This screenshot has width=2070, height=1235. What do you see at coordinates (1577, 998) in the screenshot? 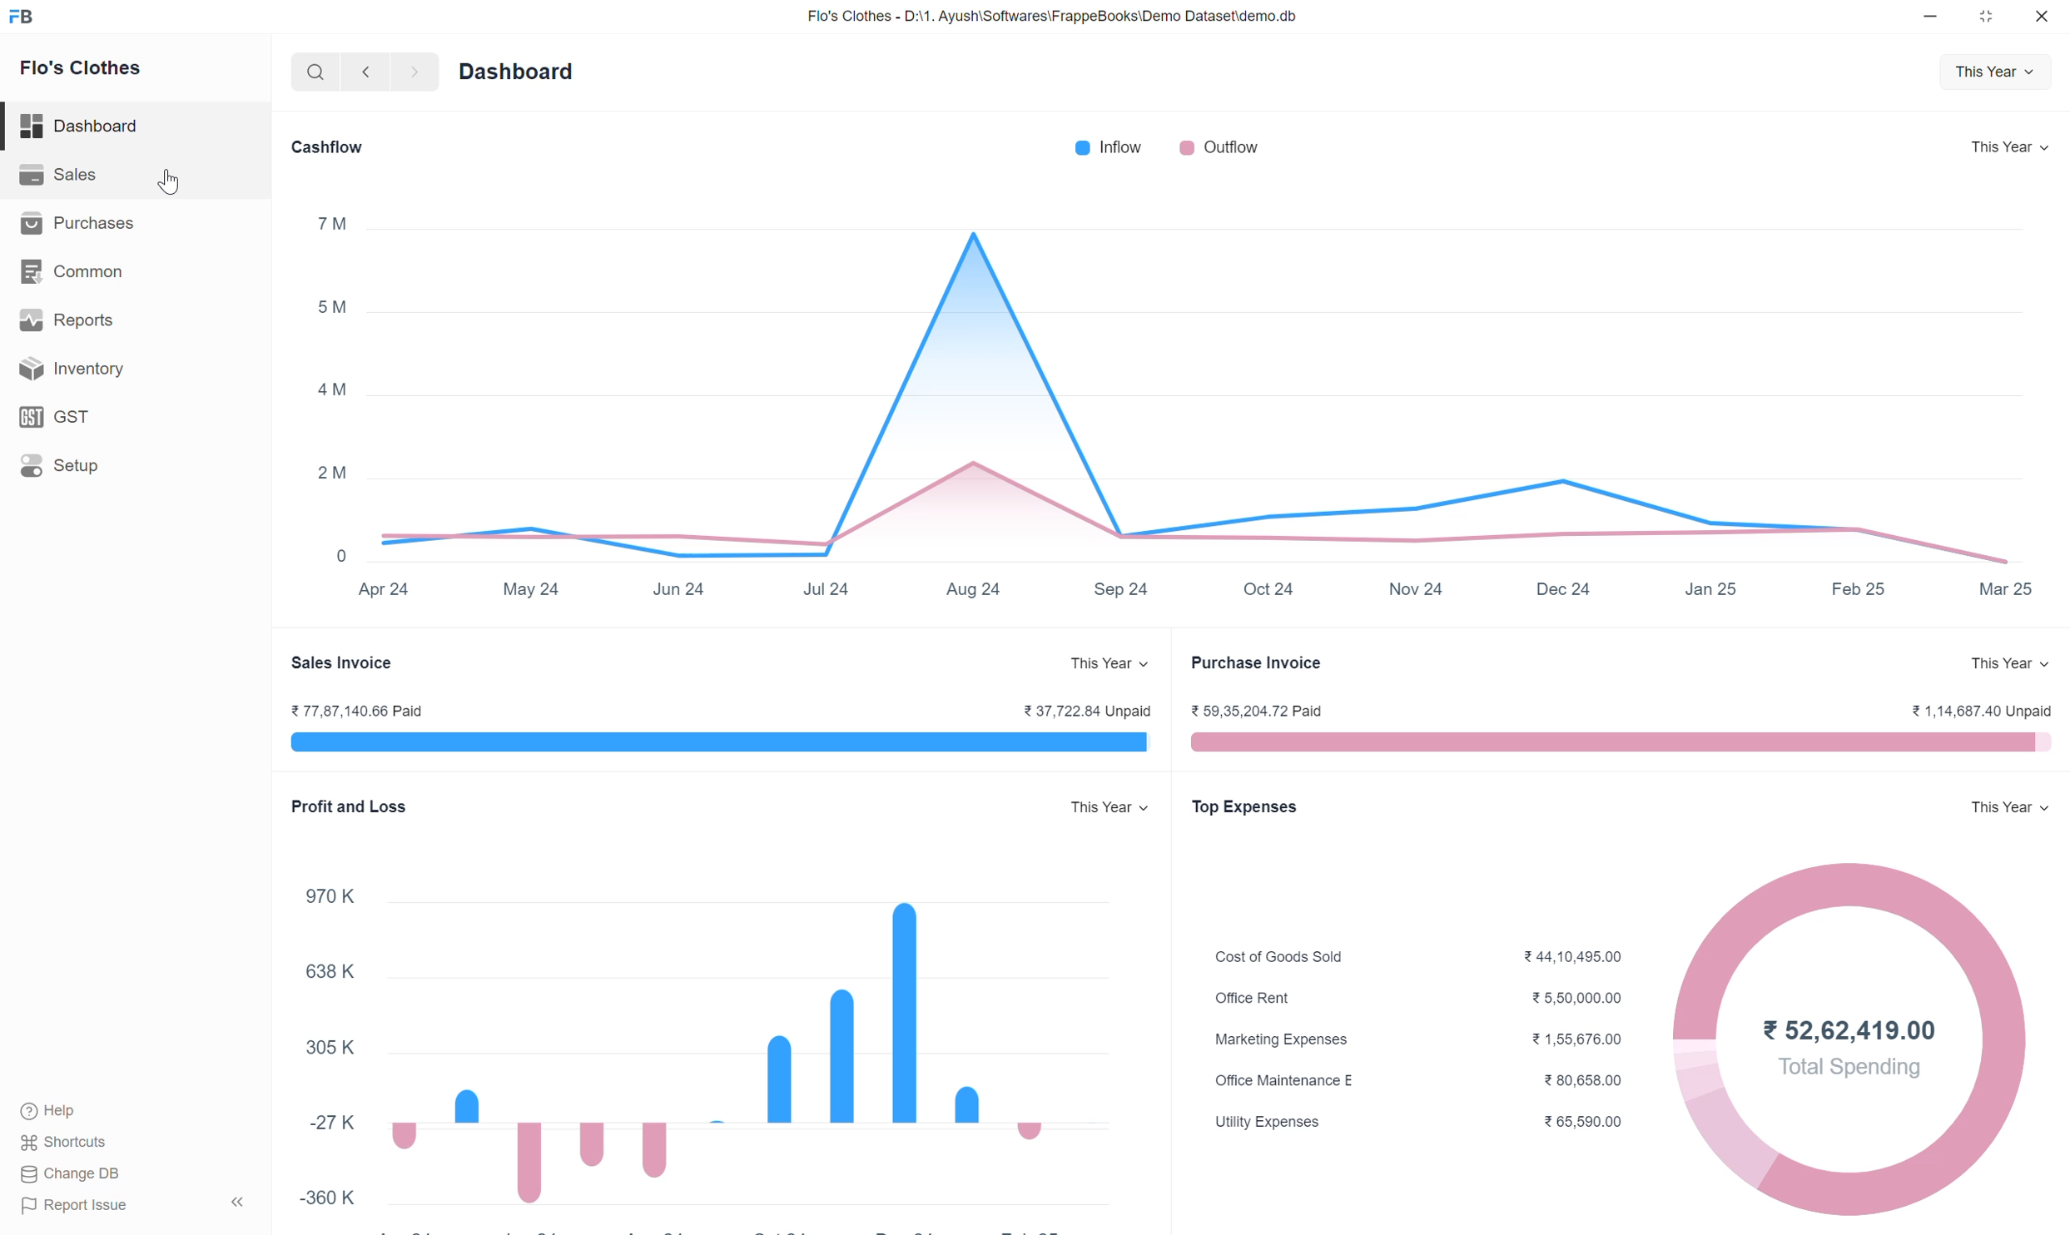
I see ` 5,50,000.00` at bounding box center [1577, 998].